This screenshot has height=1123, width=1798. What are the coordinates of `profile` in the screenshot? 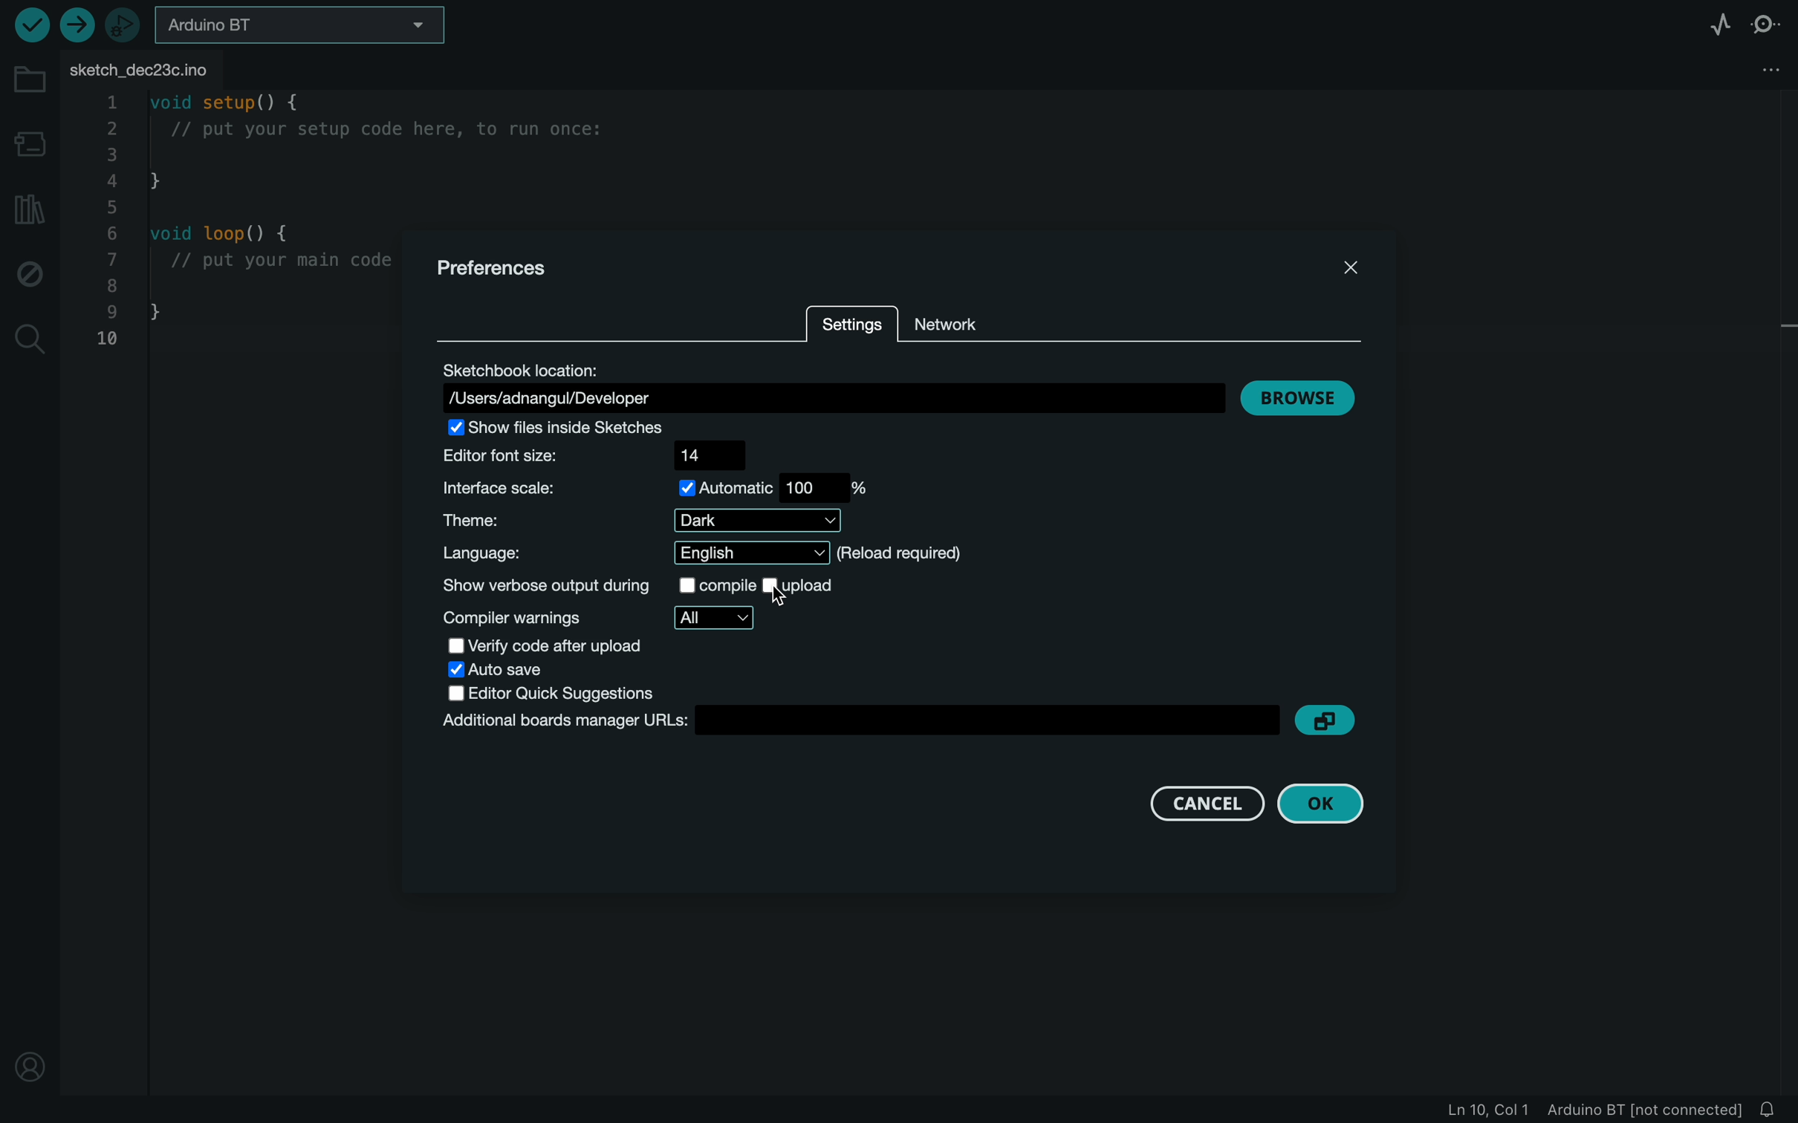 It's located at (30, 1061).